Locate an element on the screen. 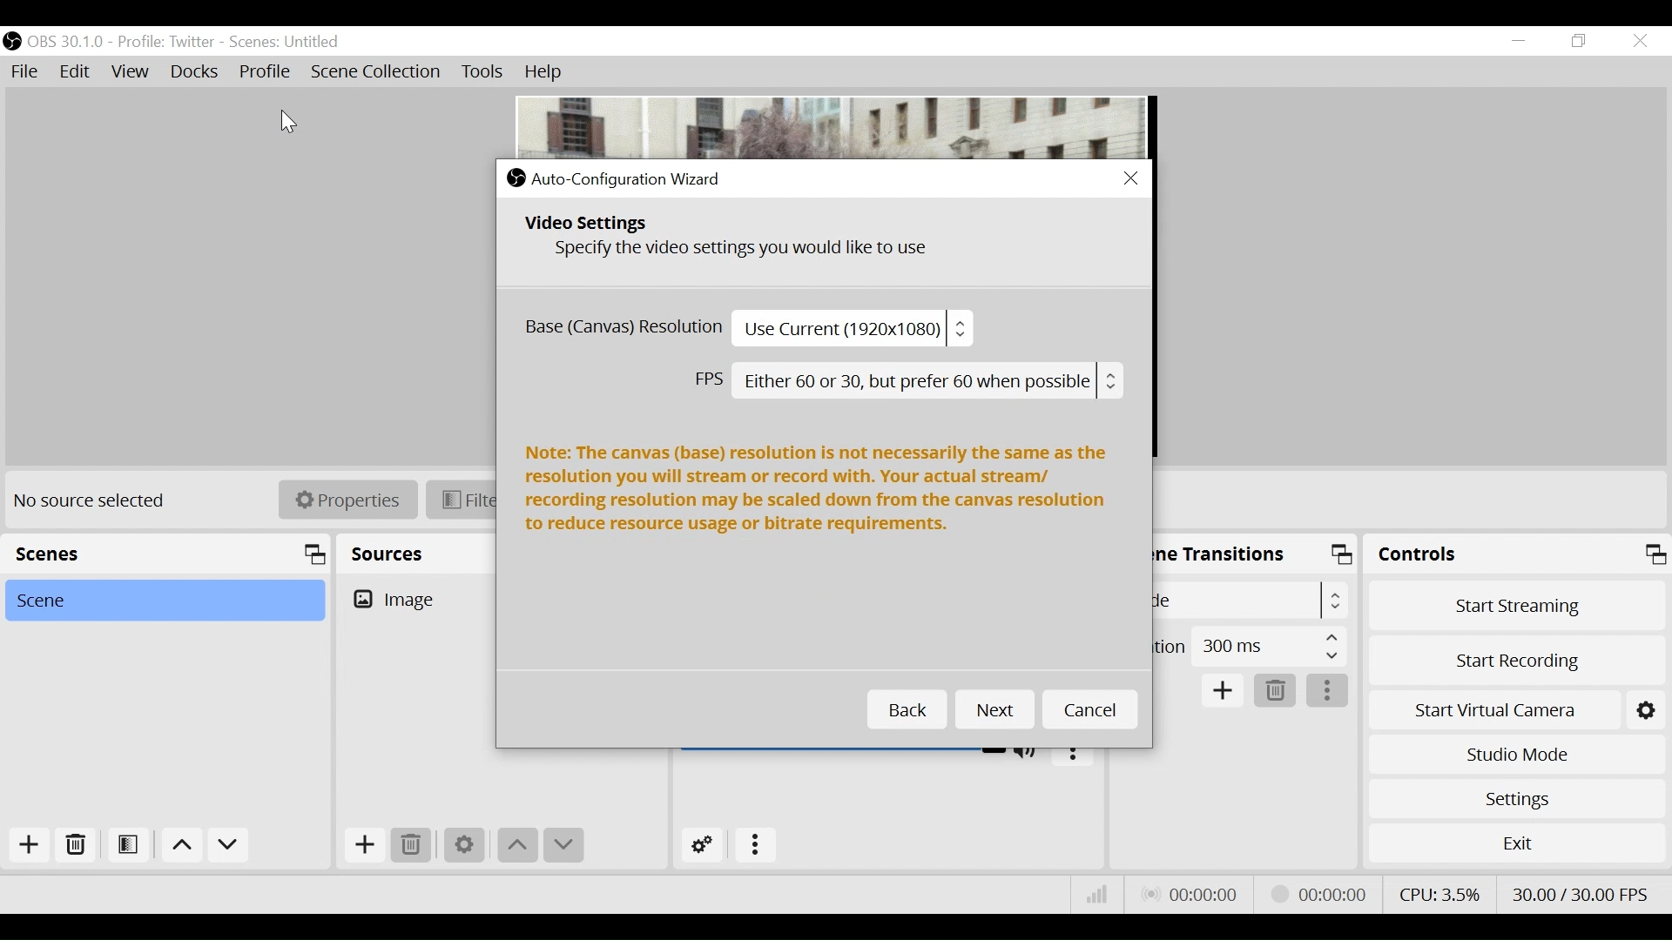 Image resolution: width=1672 pixels, height=940 pixels. Tools is located at coordinates (482, 74).